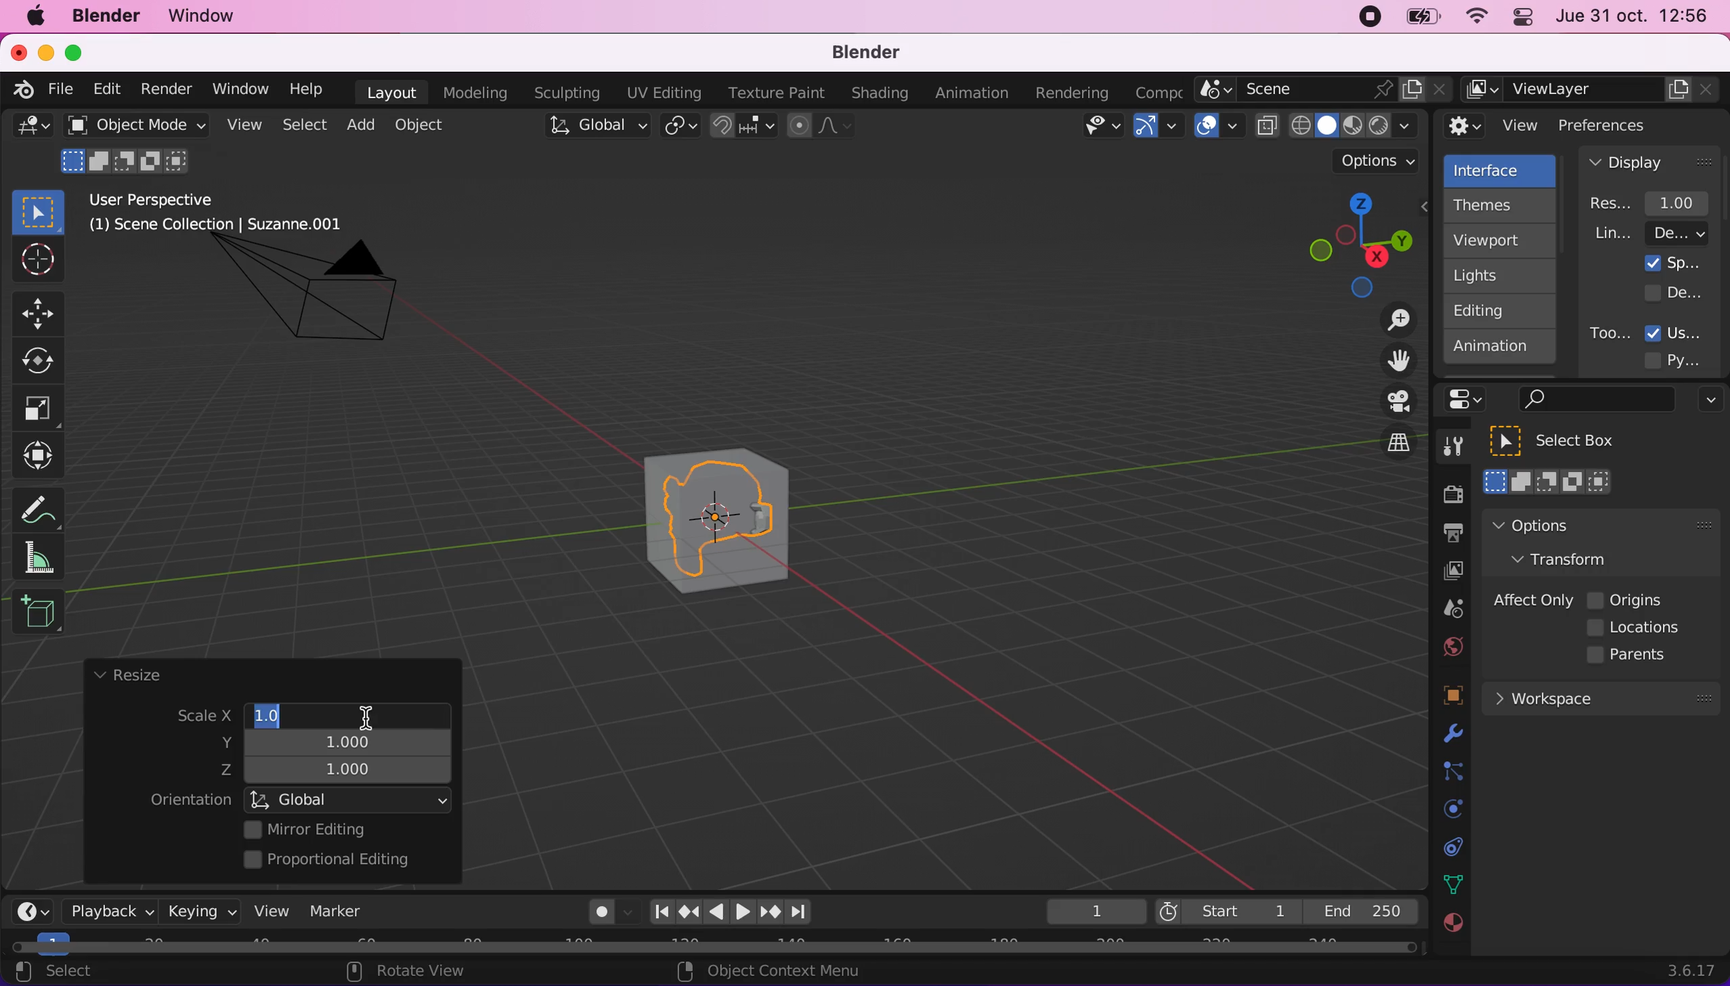  Describe the element at coordinates (1226, 911) in the screenshot. I see `start 1` at that location.